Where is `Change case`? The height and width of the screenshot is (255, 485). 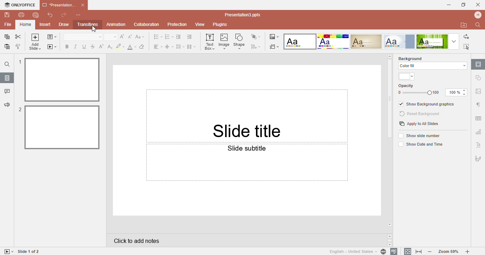 Change case is located at coordinates (141, 37).